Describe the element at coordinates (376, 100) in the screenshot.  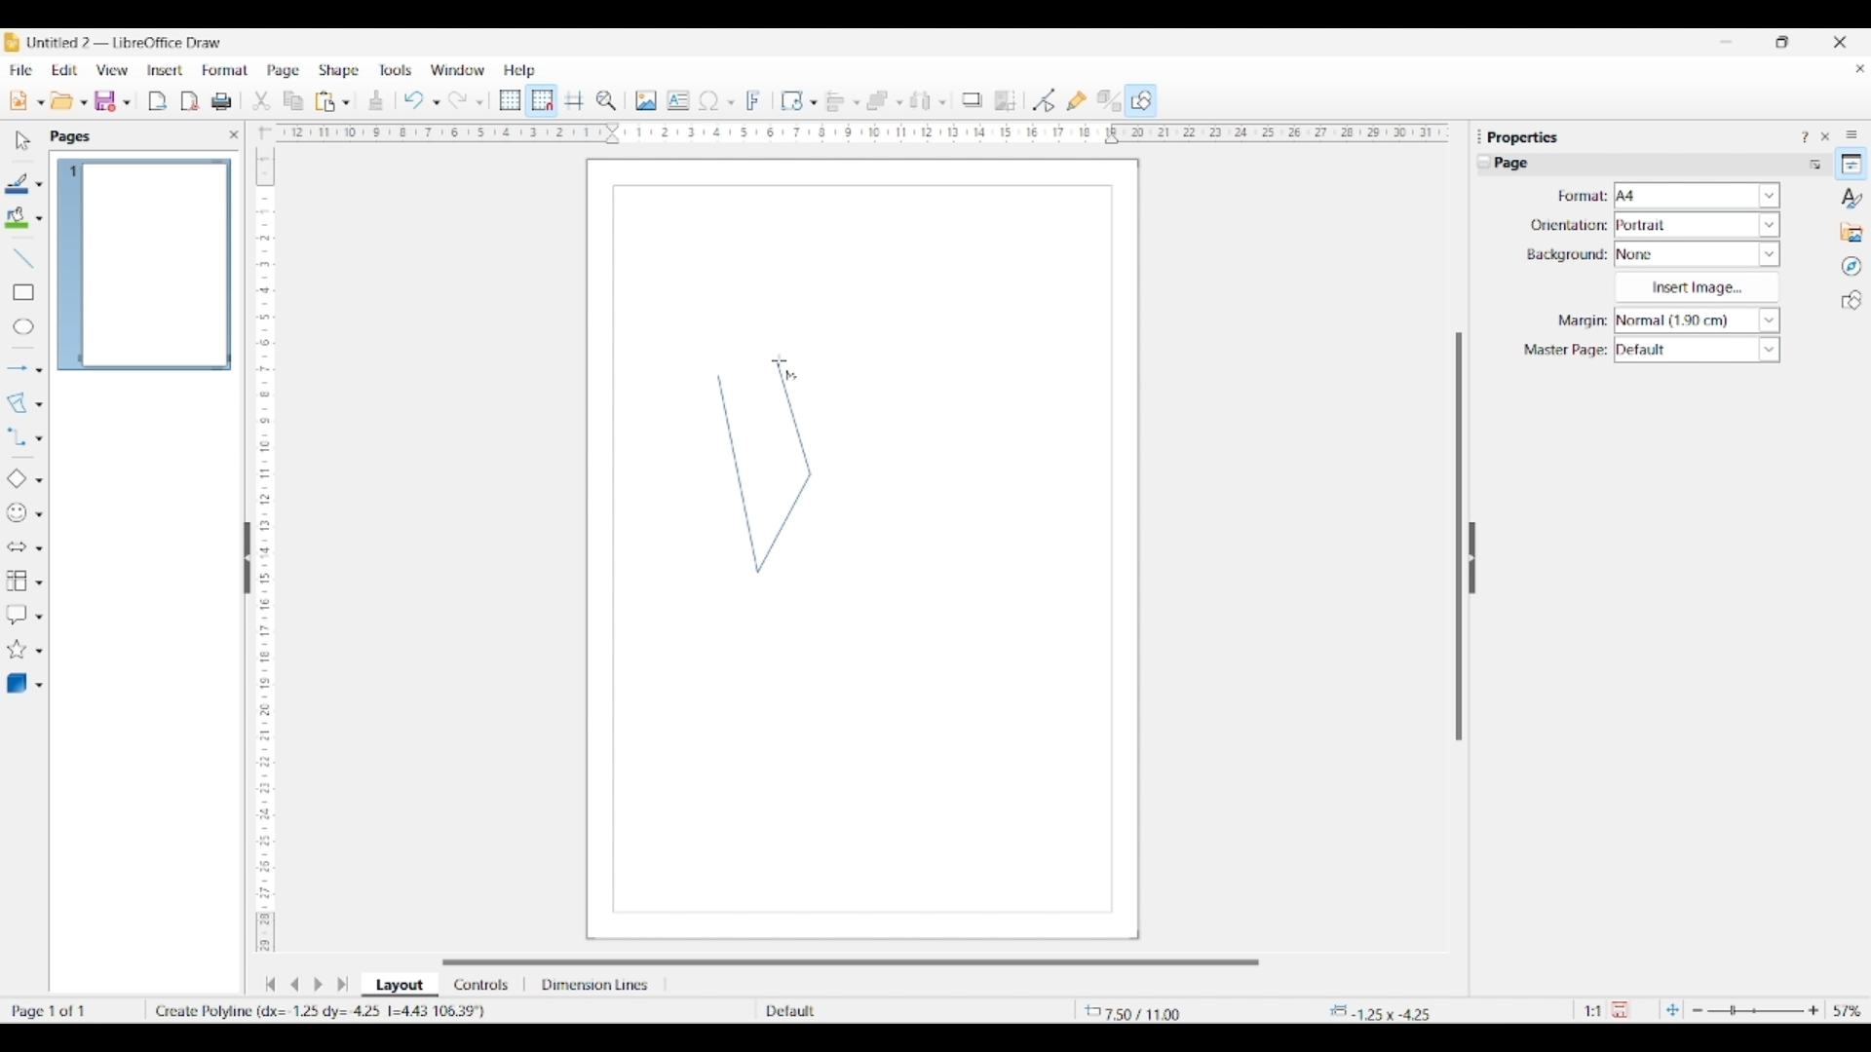
I see `Clone formatting` at that location.